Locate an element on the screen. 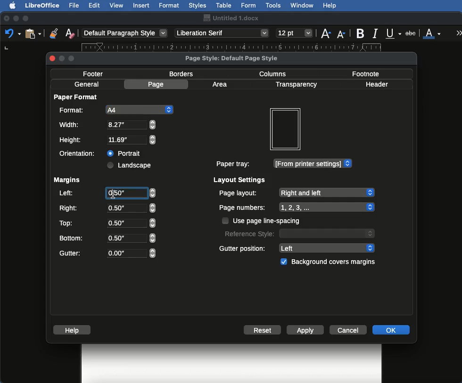 The image size is (462, 383). Help is located at coordinates (330, 6).